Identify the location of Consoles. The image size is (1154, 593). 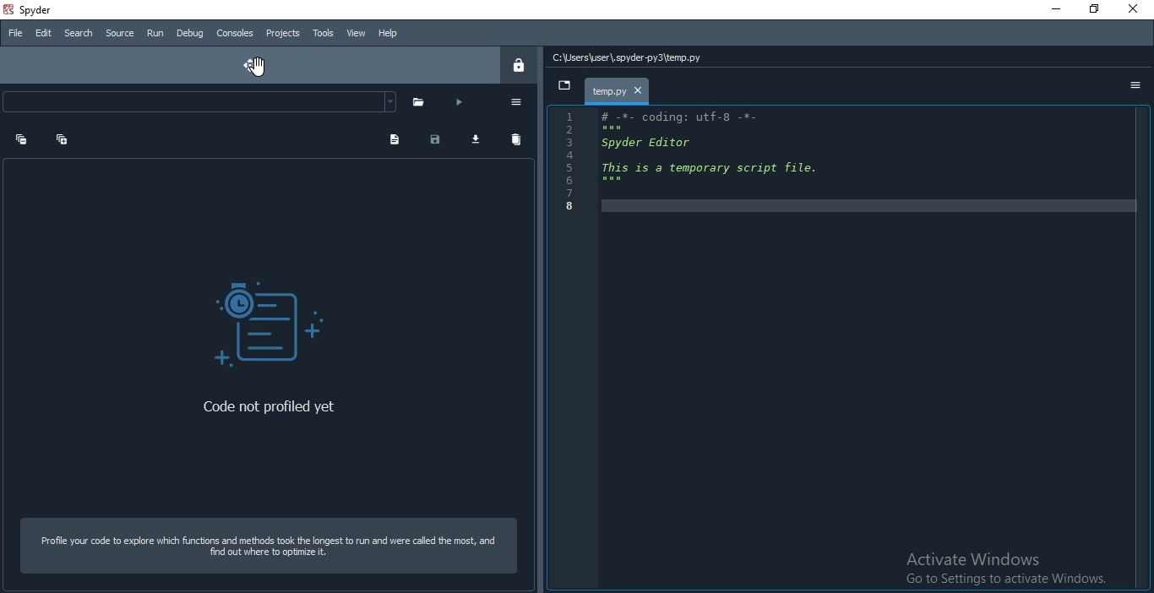
(234, 34).